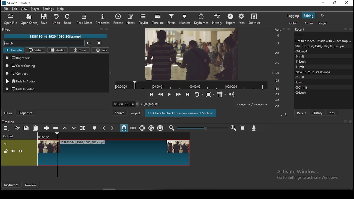 Image resolution: width=354 pixels, height=199 pixels. Describe the element at coordinates (301, 66) in the screenshot. I see `Mami` at that location.